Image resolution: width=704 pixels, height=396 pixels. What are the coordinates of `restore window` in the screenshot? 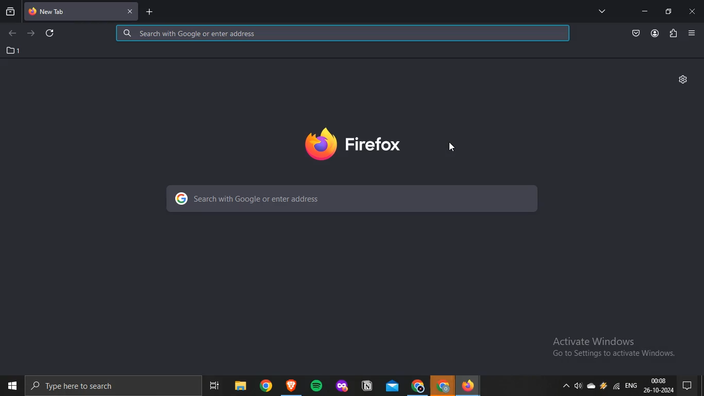 It's located at (669, 12).